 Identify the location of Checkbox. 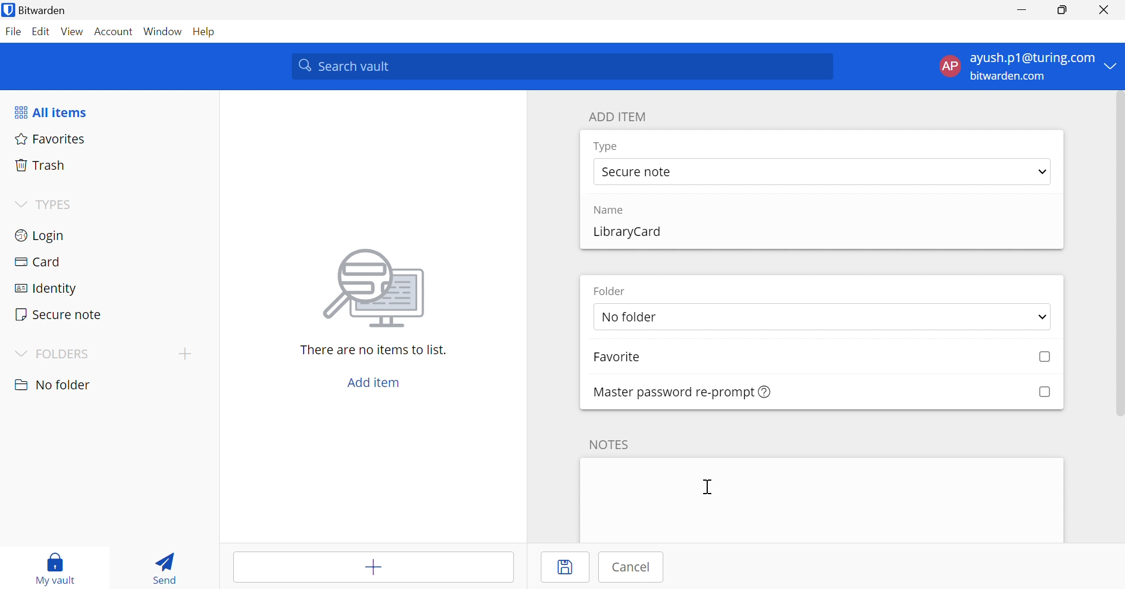
(1045, 358).